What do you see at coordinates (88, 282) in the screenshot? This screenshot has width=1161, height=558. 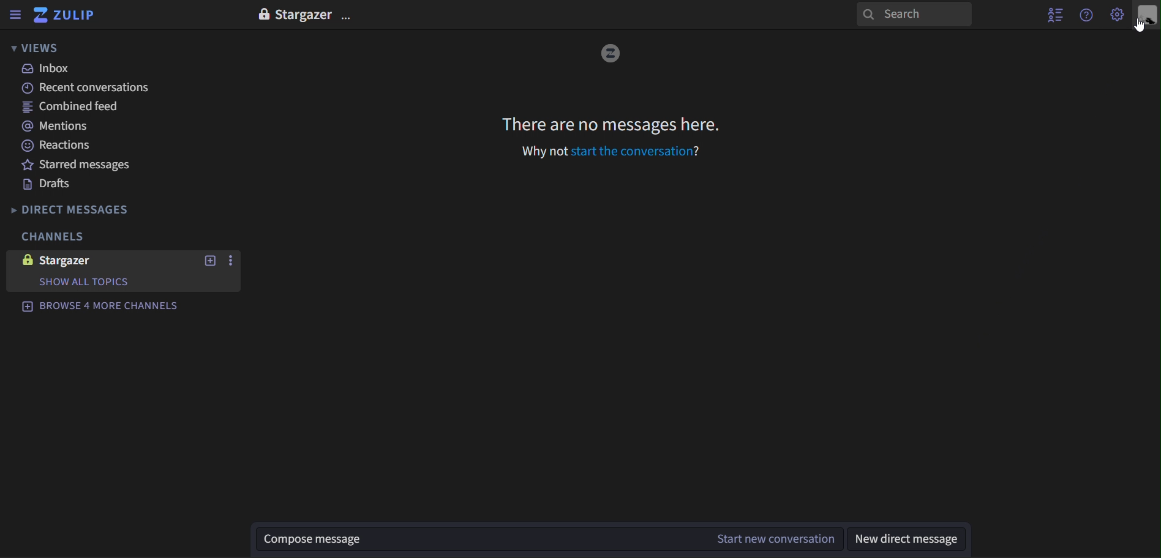 I see `show all topics` at bounding box center [88, 282].